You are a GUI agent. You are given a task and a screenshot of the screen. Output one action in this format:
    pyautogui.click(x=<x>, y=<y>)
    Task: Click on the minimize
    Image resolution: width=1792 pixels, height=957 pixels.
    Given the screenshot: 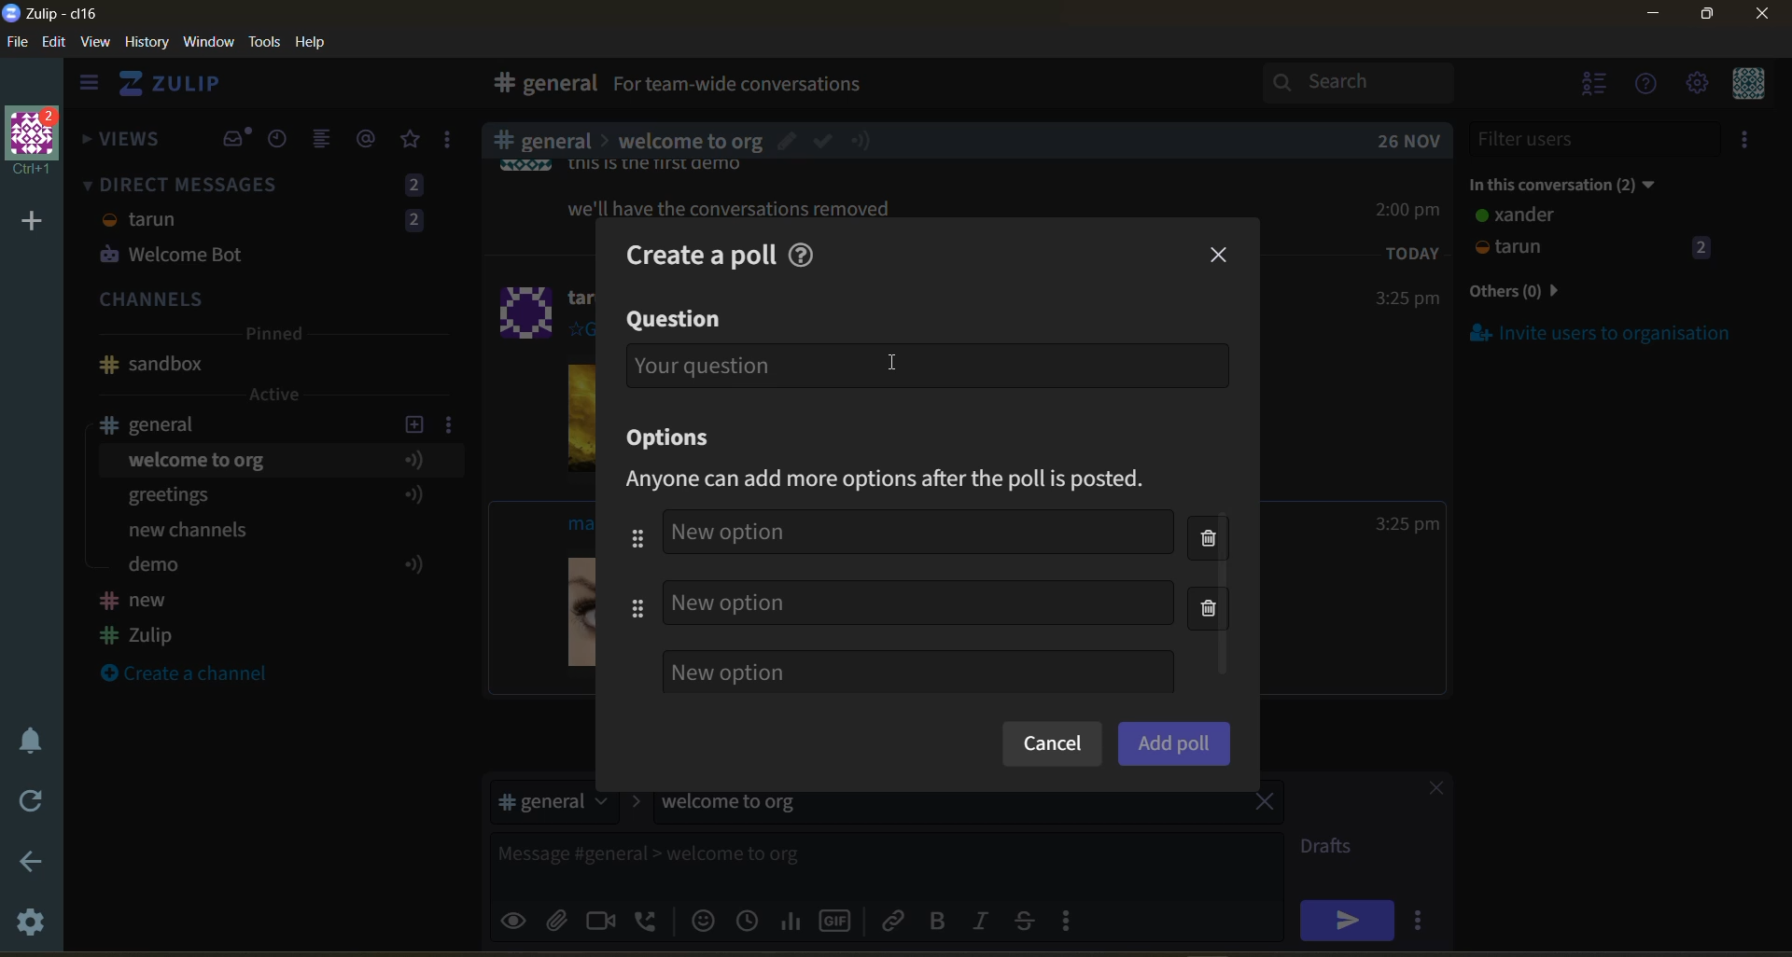 What is the action you would take?
    pyautogui.click(x=1653, y=17)
    